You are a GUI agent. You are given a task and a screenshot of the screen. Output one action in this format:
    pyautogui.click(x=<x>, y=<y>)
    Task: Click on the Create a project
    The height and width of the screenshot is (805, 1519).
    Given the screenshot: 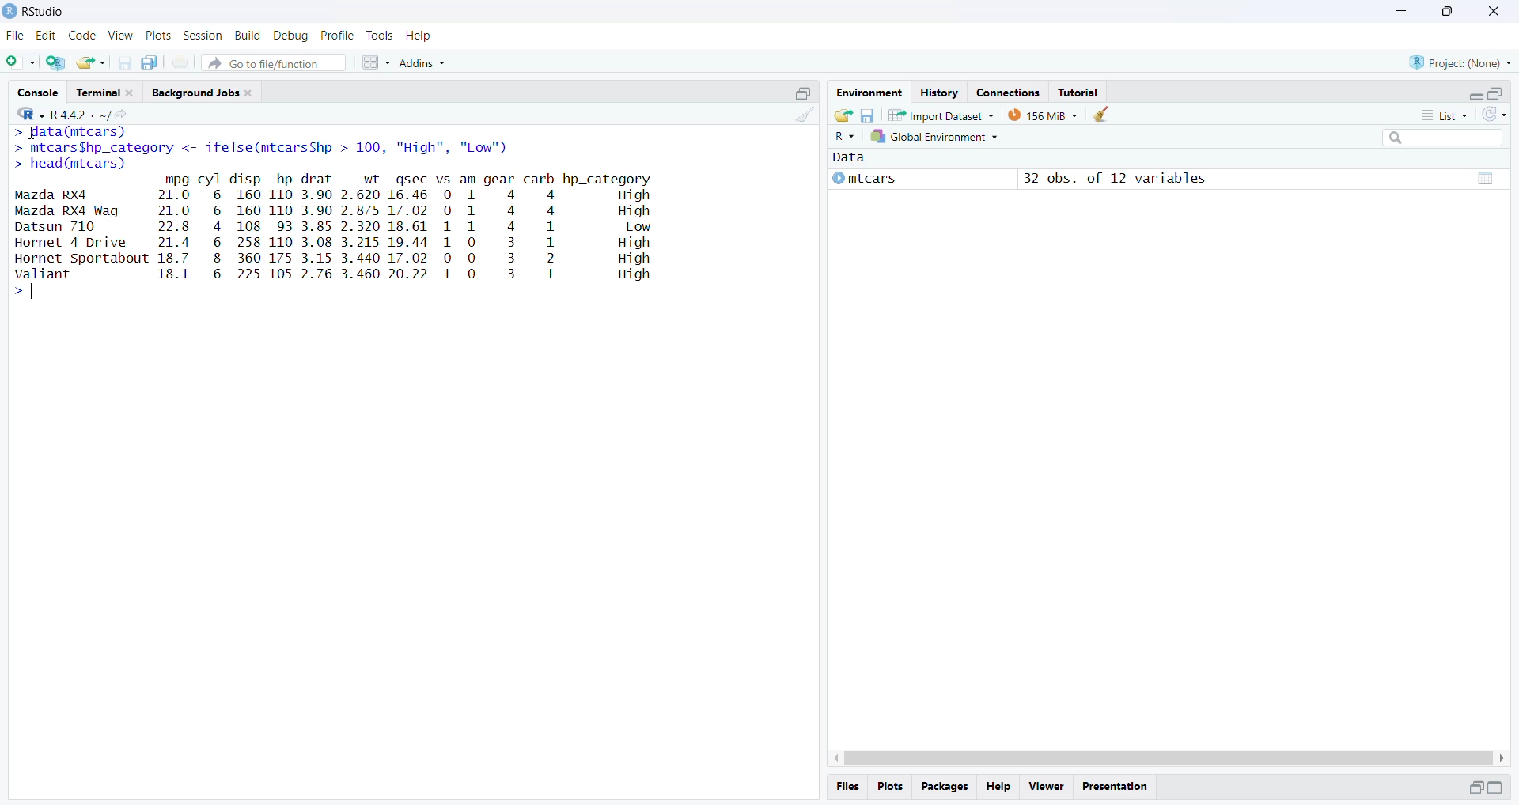 What is the action you would take?
    pyautogui.click(x=56, y=62)
    